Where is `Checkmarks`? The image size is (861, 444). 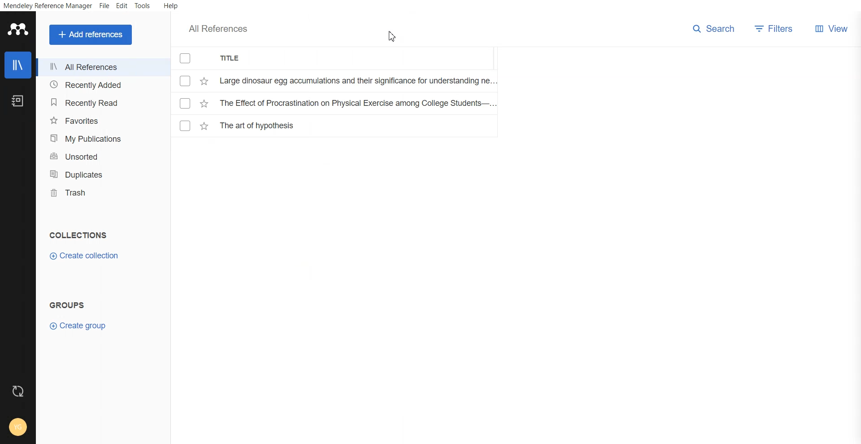 Checkmarks is located at coordinates (185, 58).